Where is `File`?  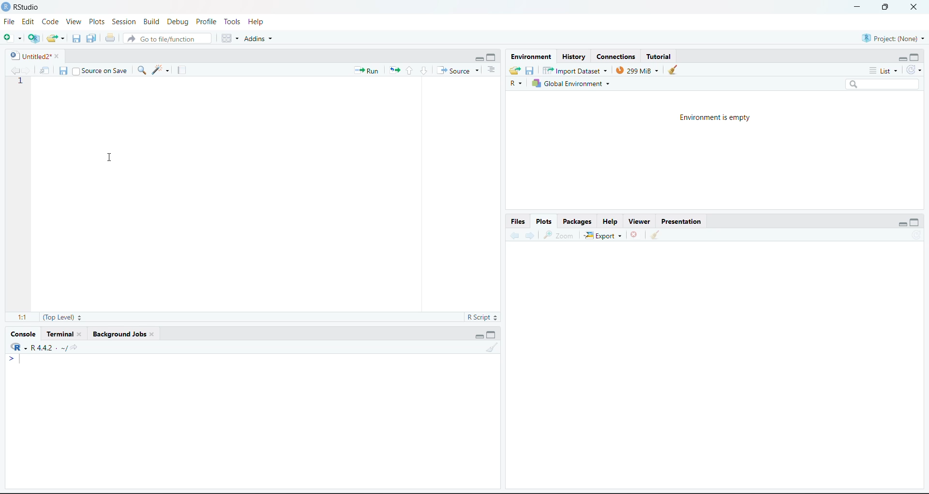
File is located at coordinates (11, 21).